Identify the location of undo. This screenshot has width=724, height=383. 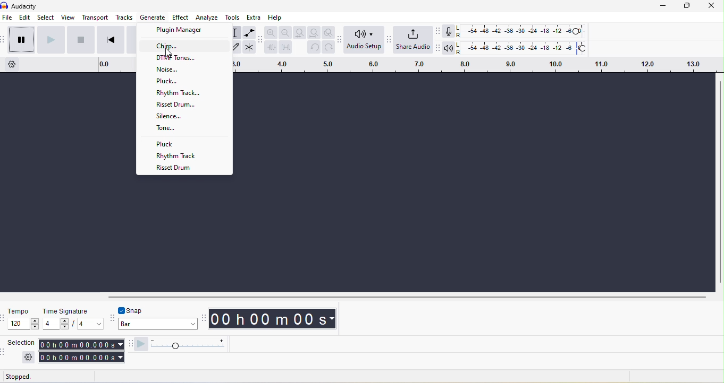
(313, 48).